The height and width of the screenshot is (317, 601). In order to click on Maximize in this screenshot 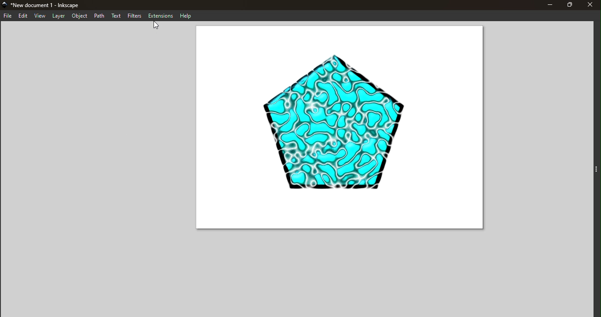, I will do `click(565, 5)`.